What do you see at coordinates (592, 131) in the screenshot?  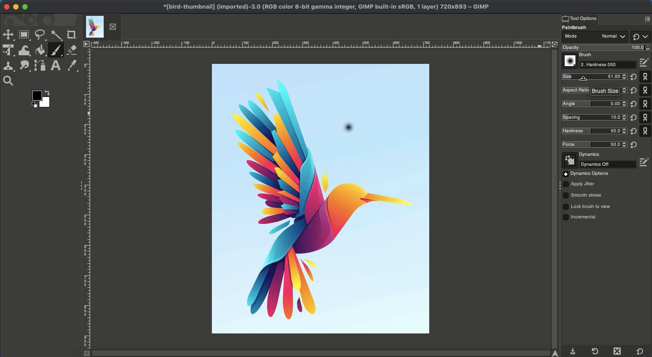 I see `Hardness` at bounding box center [592, 131].